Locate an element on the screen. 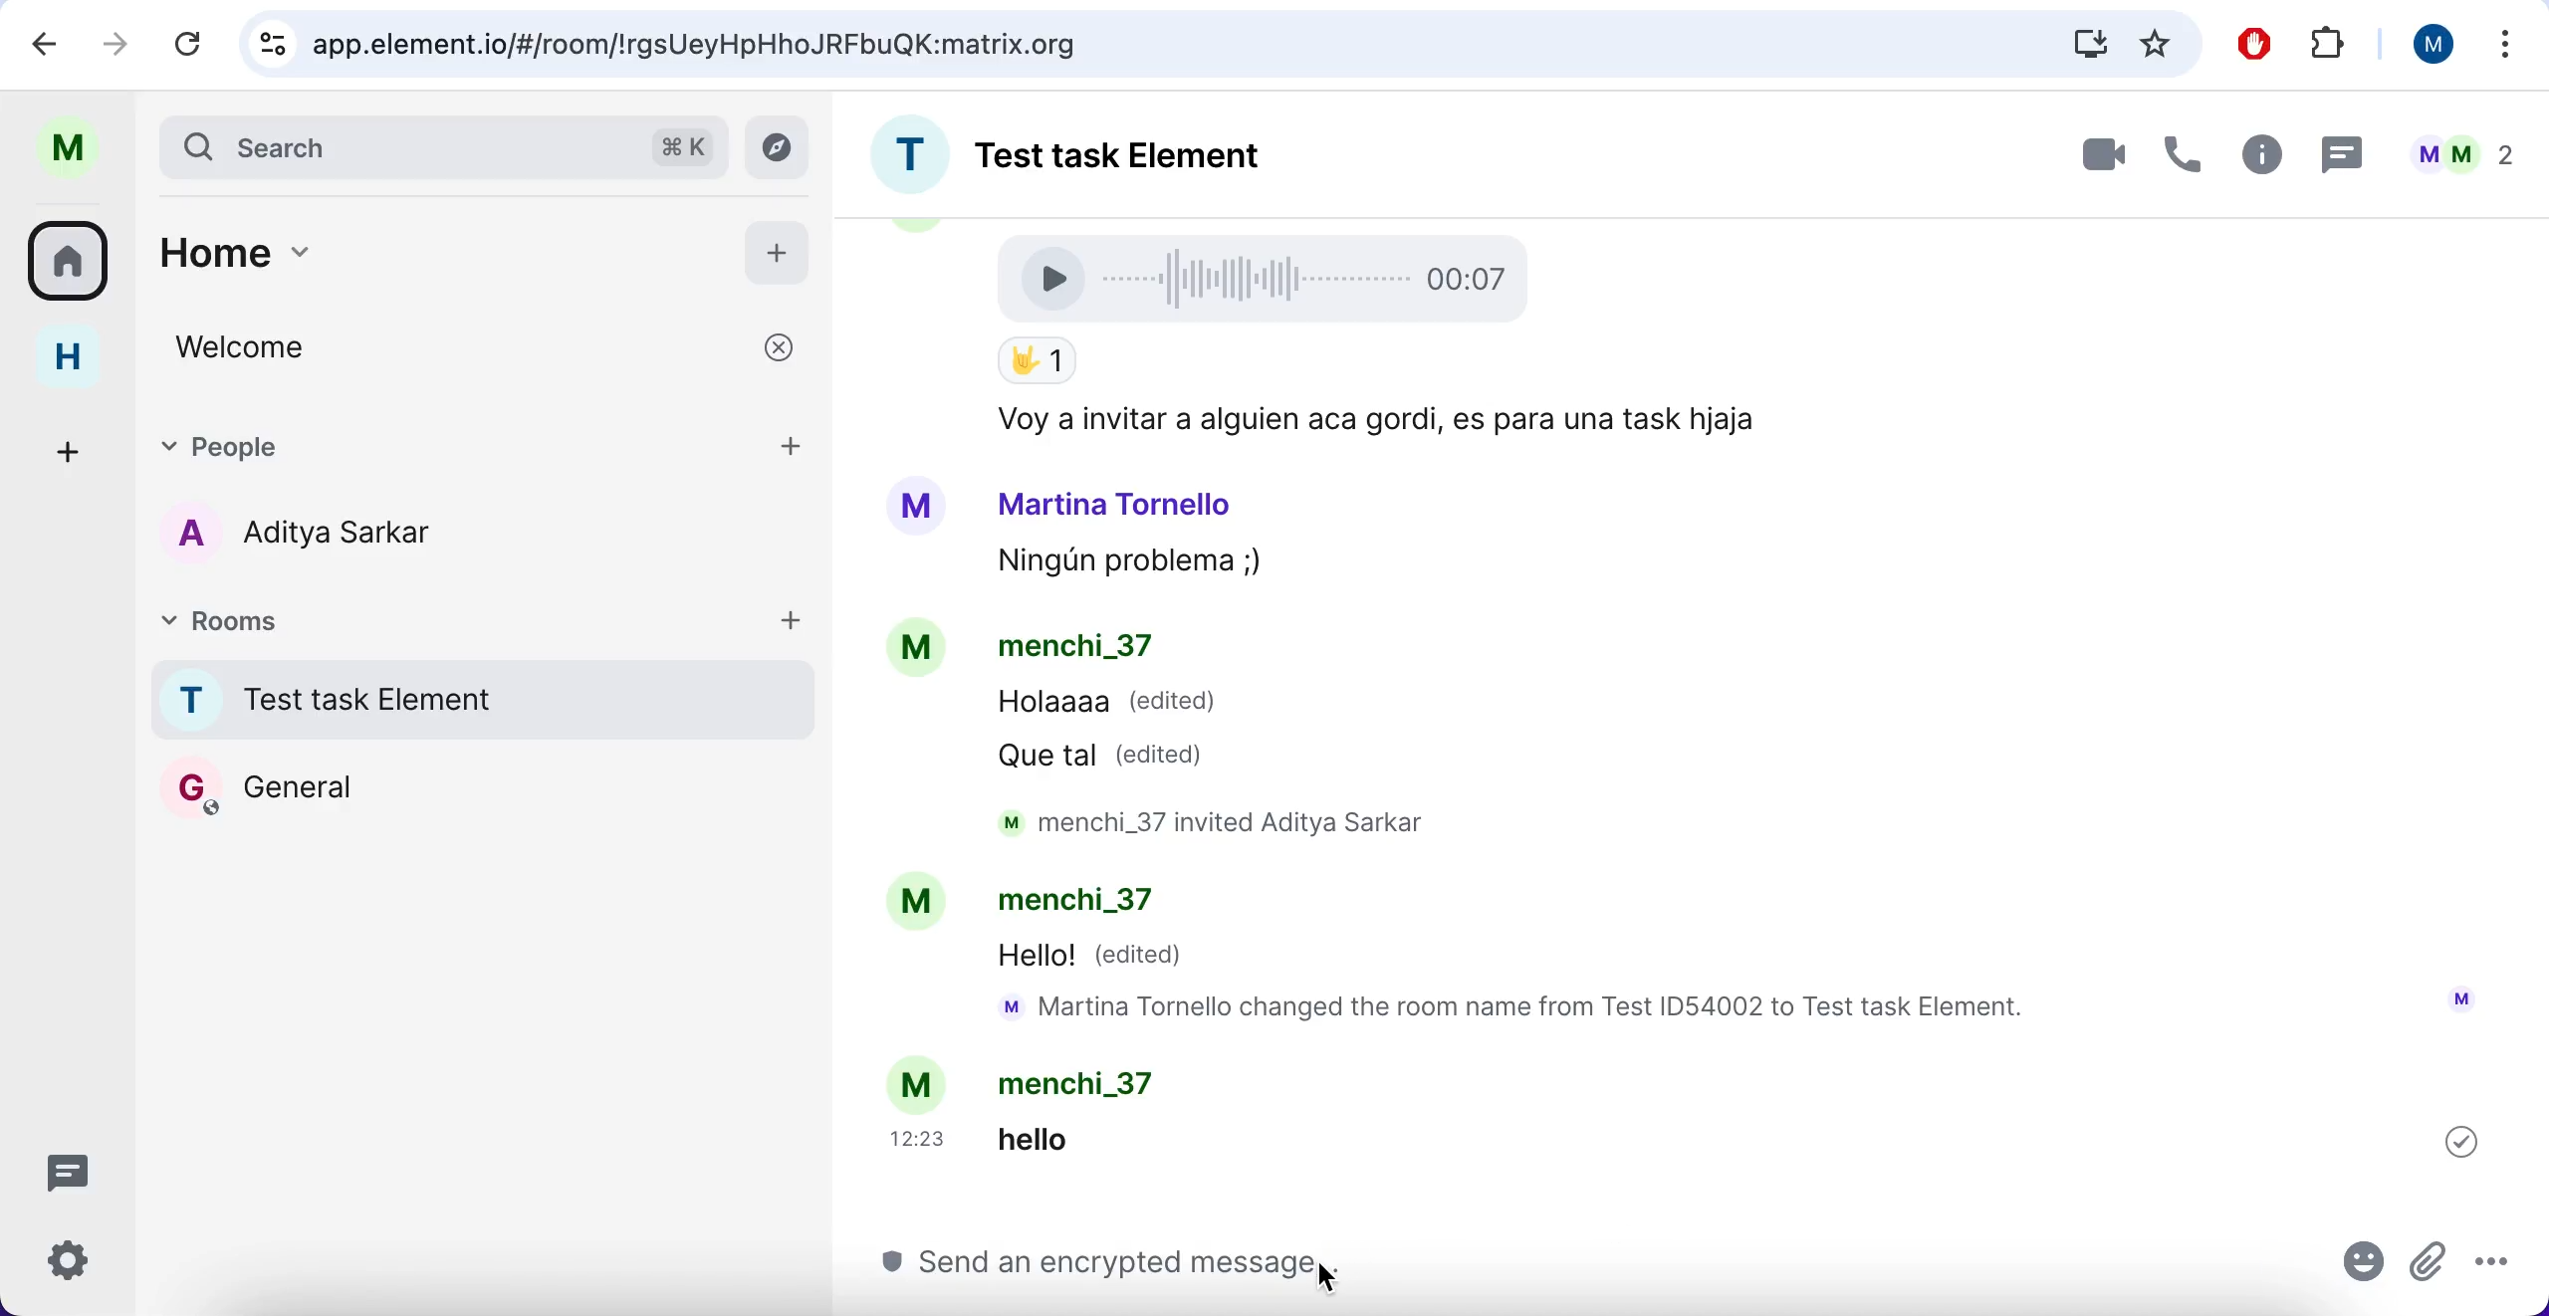 This screenshot has width=2549, height=1316. Holaaaa (edited) is located at coordinates (1108, 707).